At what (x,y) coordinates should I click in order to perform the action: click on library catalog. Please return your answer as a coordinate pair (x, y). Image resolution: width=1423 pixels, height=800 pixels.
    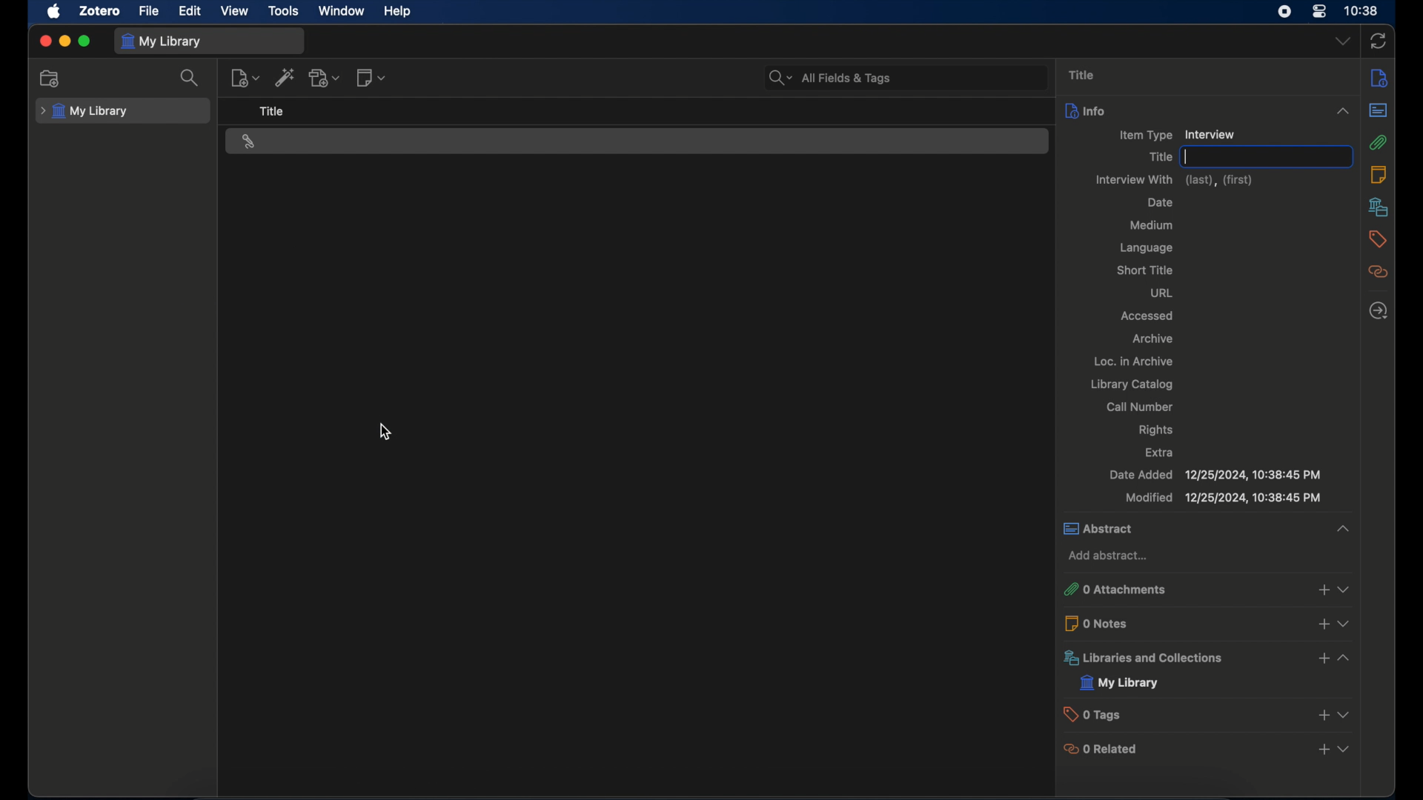
    Looking at the image, I should click on (1134, 384).